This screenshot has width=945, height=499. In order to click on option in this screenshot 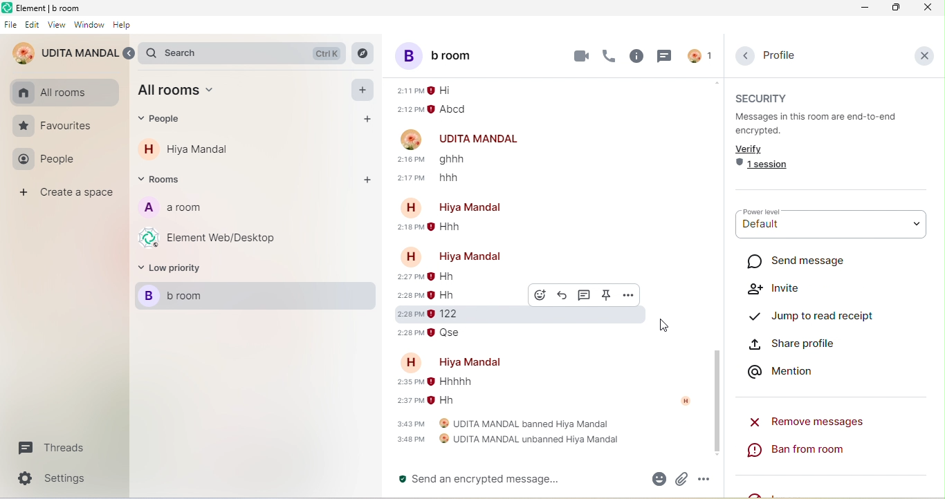, I will do `click(704, 480)`.